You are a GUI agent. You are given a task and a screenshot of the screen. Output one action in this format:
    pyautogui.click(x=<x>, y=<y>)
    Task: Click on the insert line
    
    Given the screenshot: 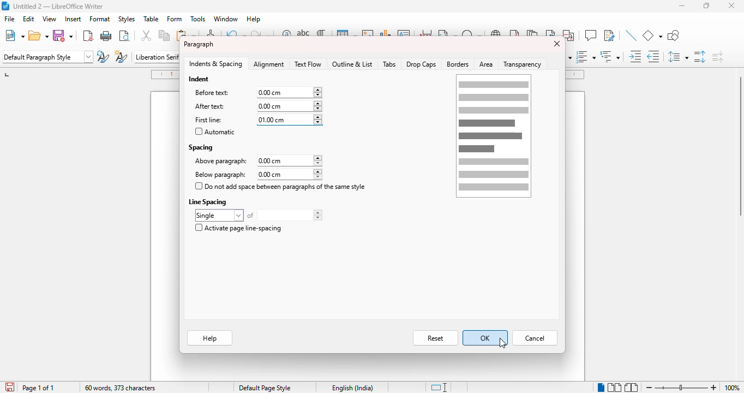 What is the action you would take?
    pyautogui.click(x=631, y=35)
    